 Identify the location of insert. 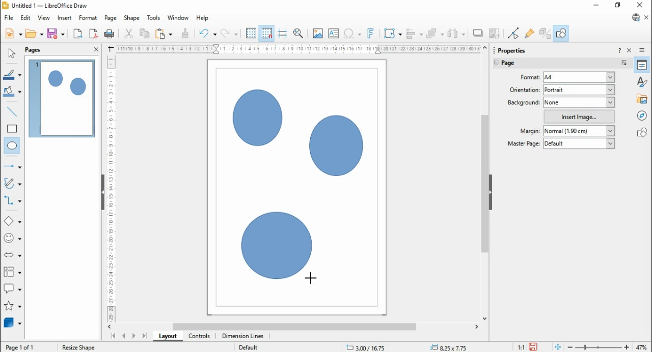
(64, 18).